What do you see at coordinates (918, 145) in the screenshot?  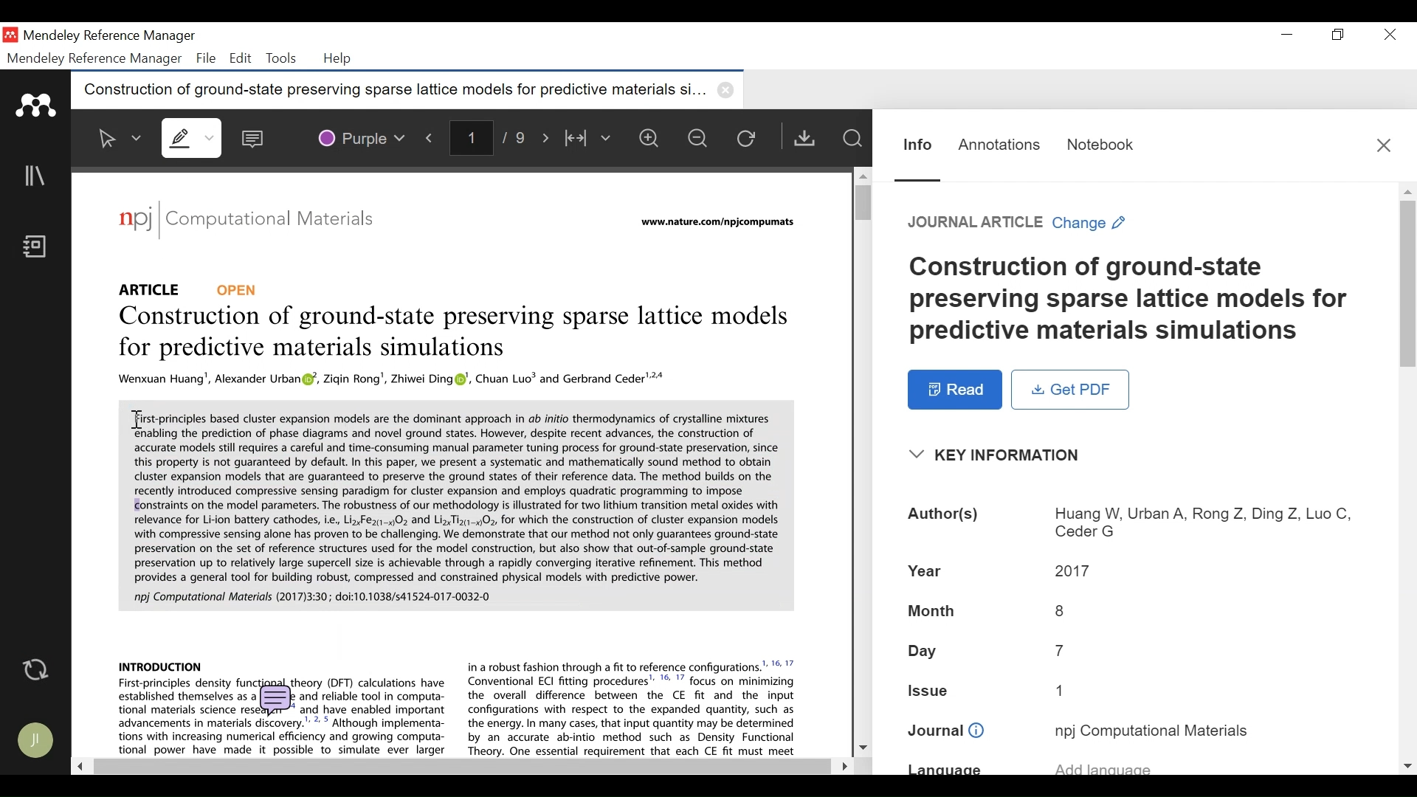 I see `Information ` at bounding box center [918, 145].